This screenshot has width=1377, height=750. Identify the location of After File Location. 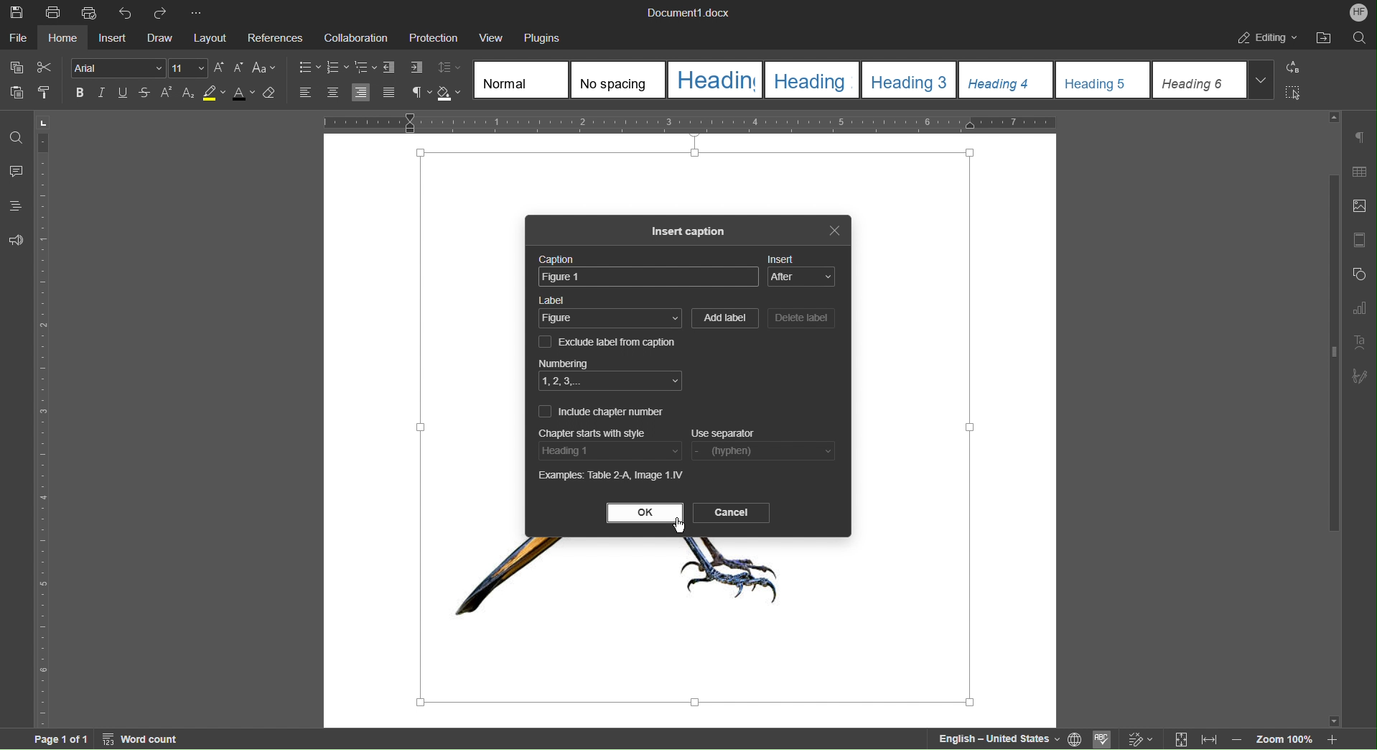
(1322, 37).